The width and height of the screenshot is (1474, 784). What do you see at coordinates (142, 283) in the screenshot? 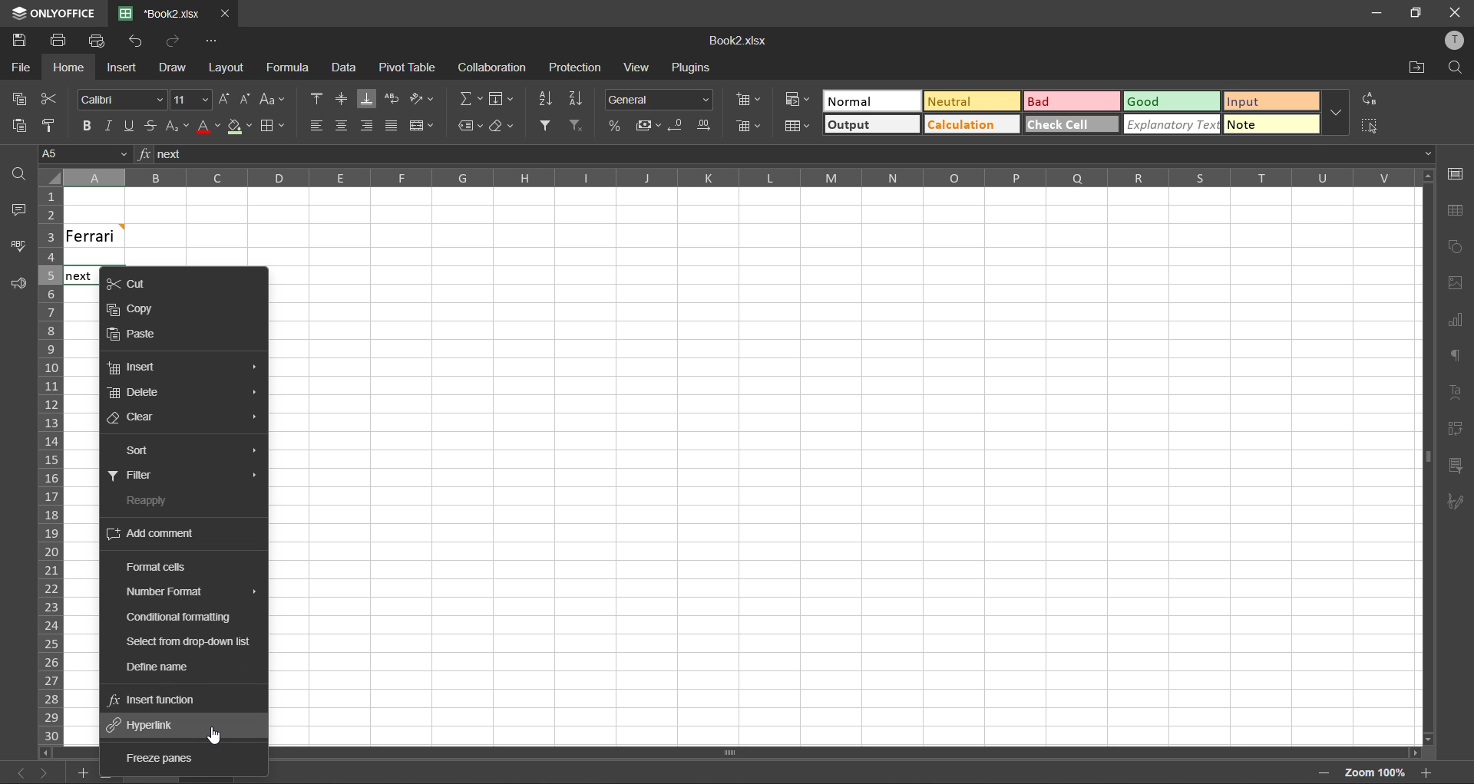
I see `cut` at bounding box center [142, 283].